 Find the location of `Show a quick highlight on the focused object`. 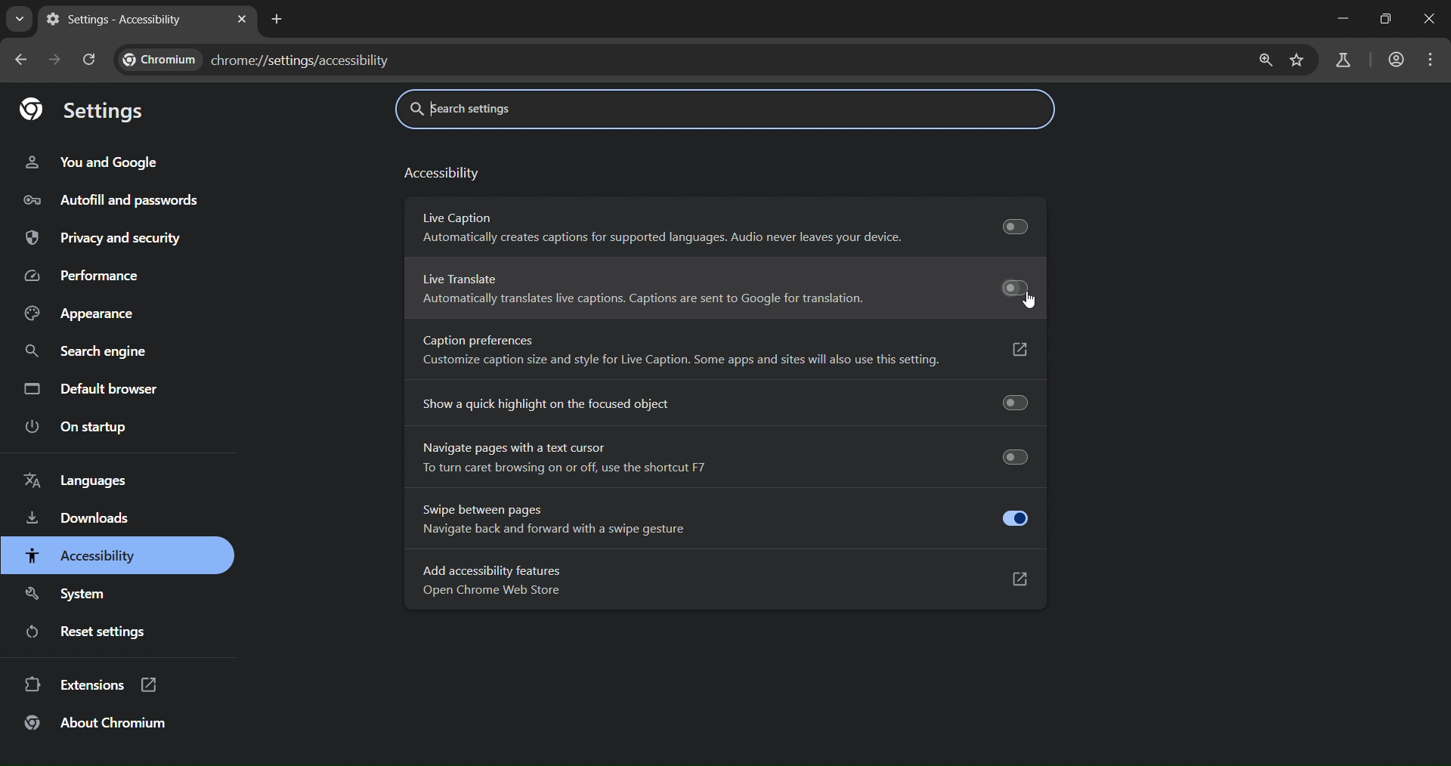

Show a quick highlight on the focused object is located at coordinates (541, 403).